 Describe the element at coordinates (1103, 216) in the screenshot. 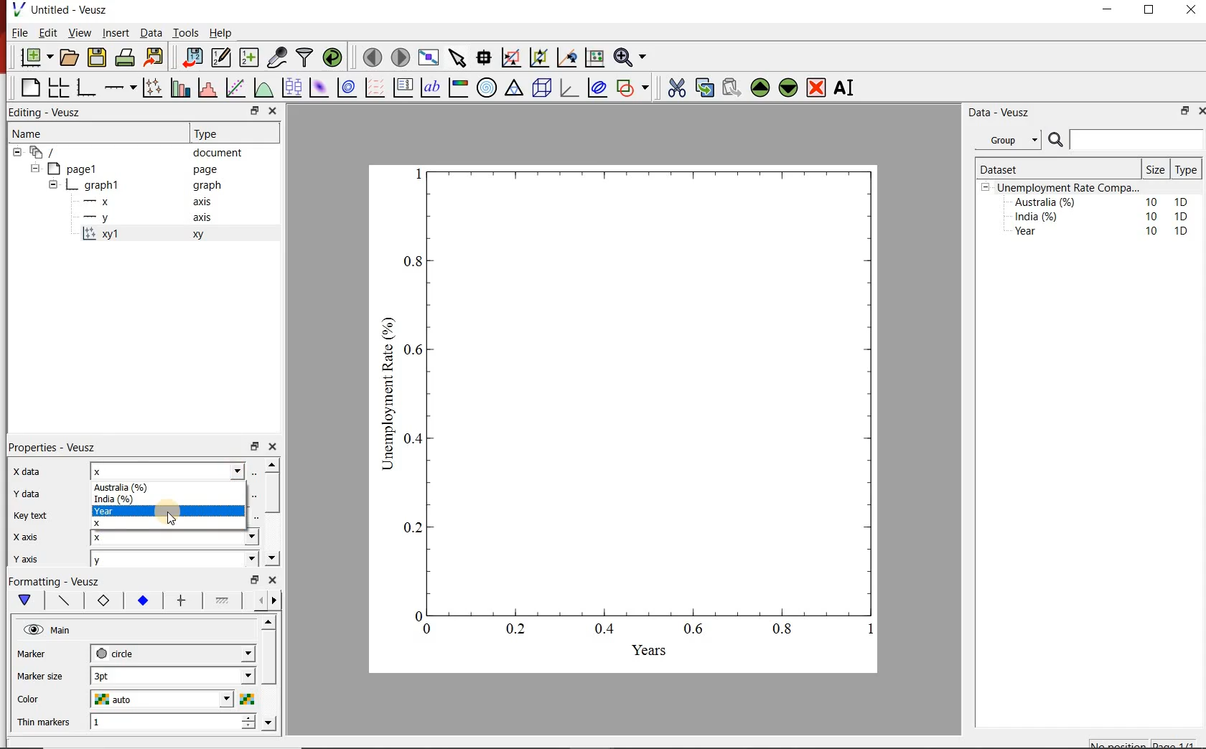

I see `India (%) 10 1D` at that location.